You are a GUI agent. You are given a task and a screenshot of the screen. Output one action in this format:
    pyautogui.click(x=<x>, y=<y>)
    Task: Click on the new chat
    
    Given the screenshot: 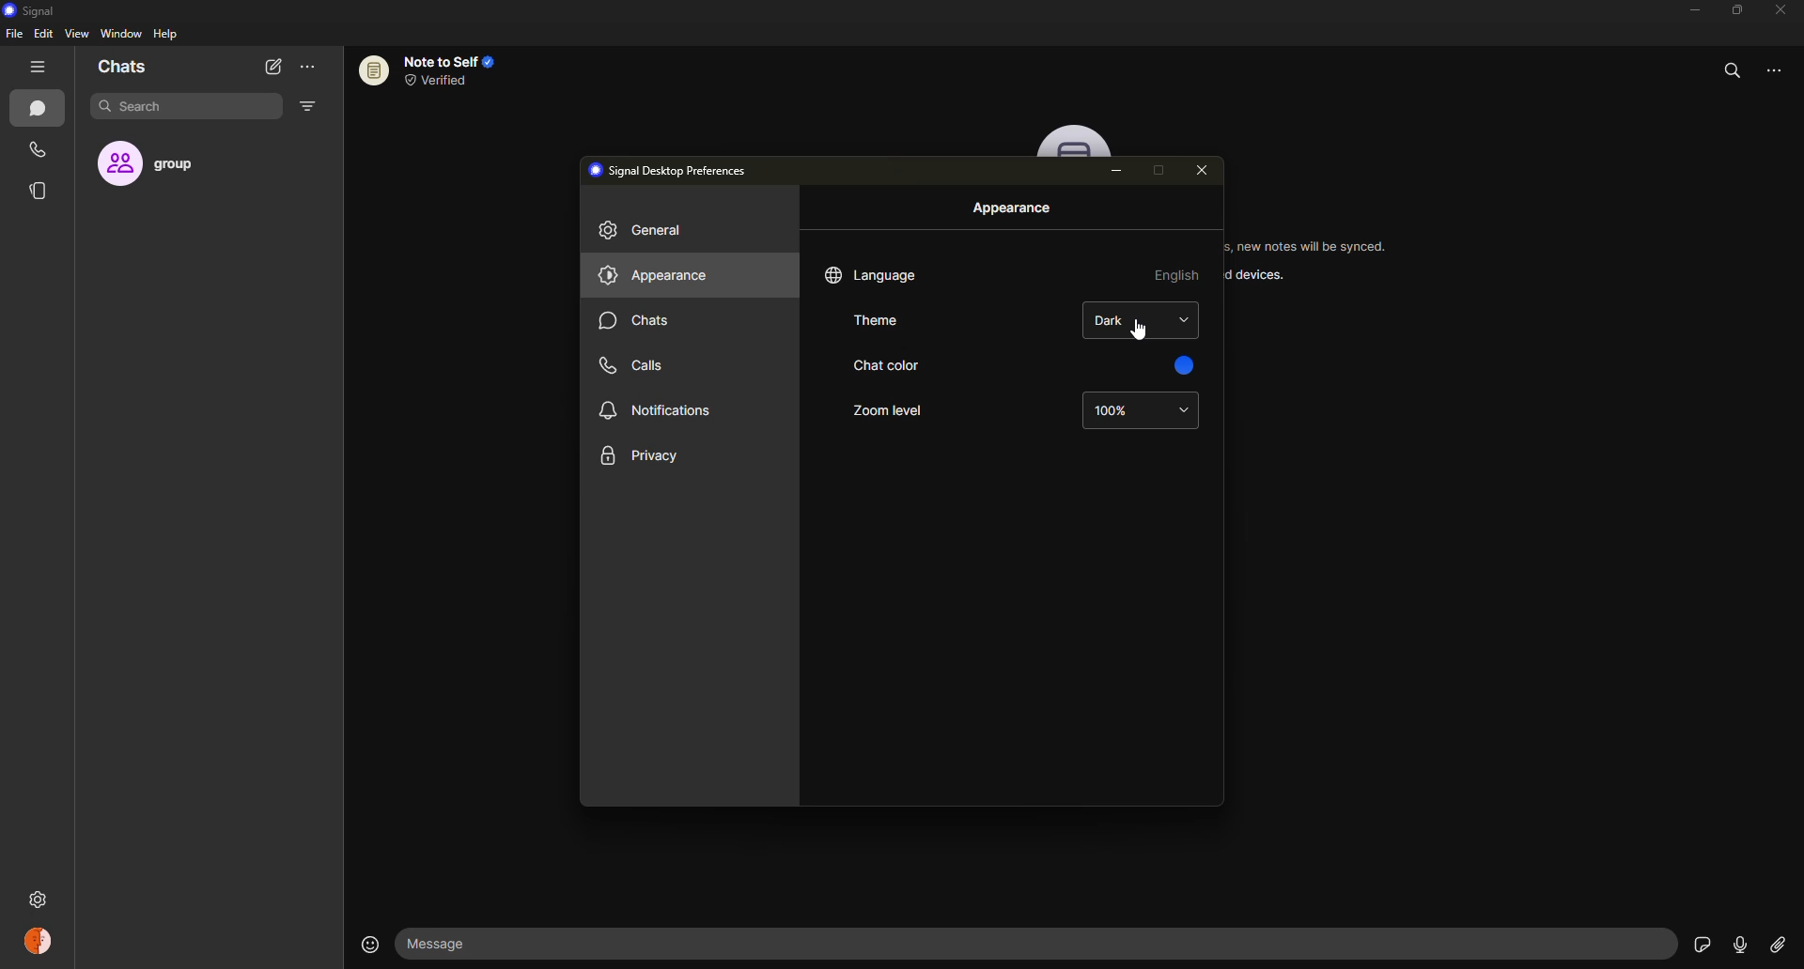 What is the action you would take?
    pyautogui.click(x=272, y=66)
    